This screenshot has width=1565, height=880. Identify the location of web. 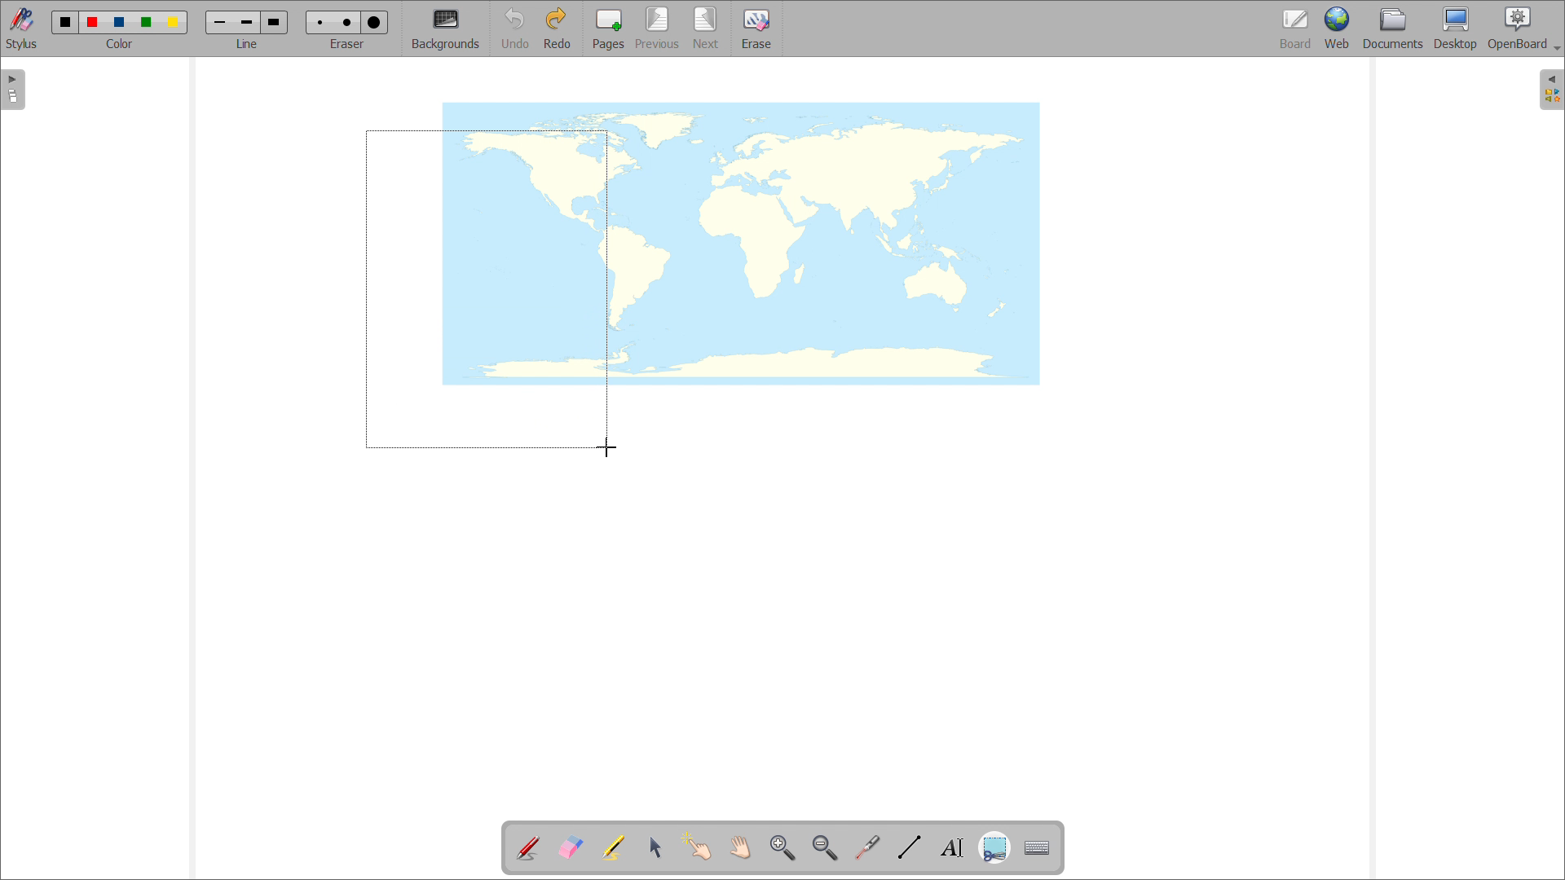
(1338, 29).